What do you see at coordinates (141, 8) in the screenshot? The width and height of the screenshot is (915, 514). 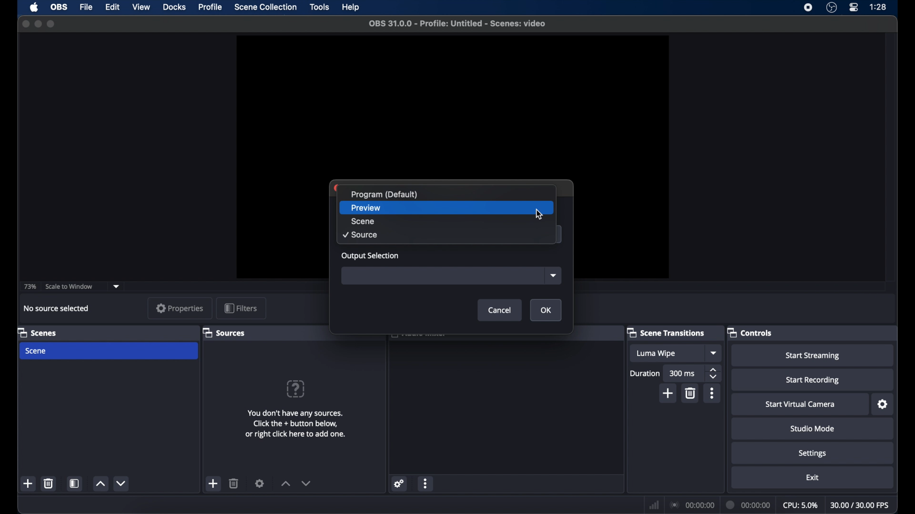 I see `view` at bounding box center [141, 8].